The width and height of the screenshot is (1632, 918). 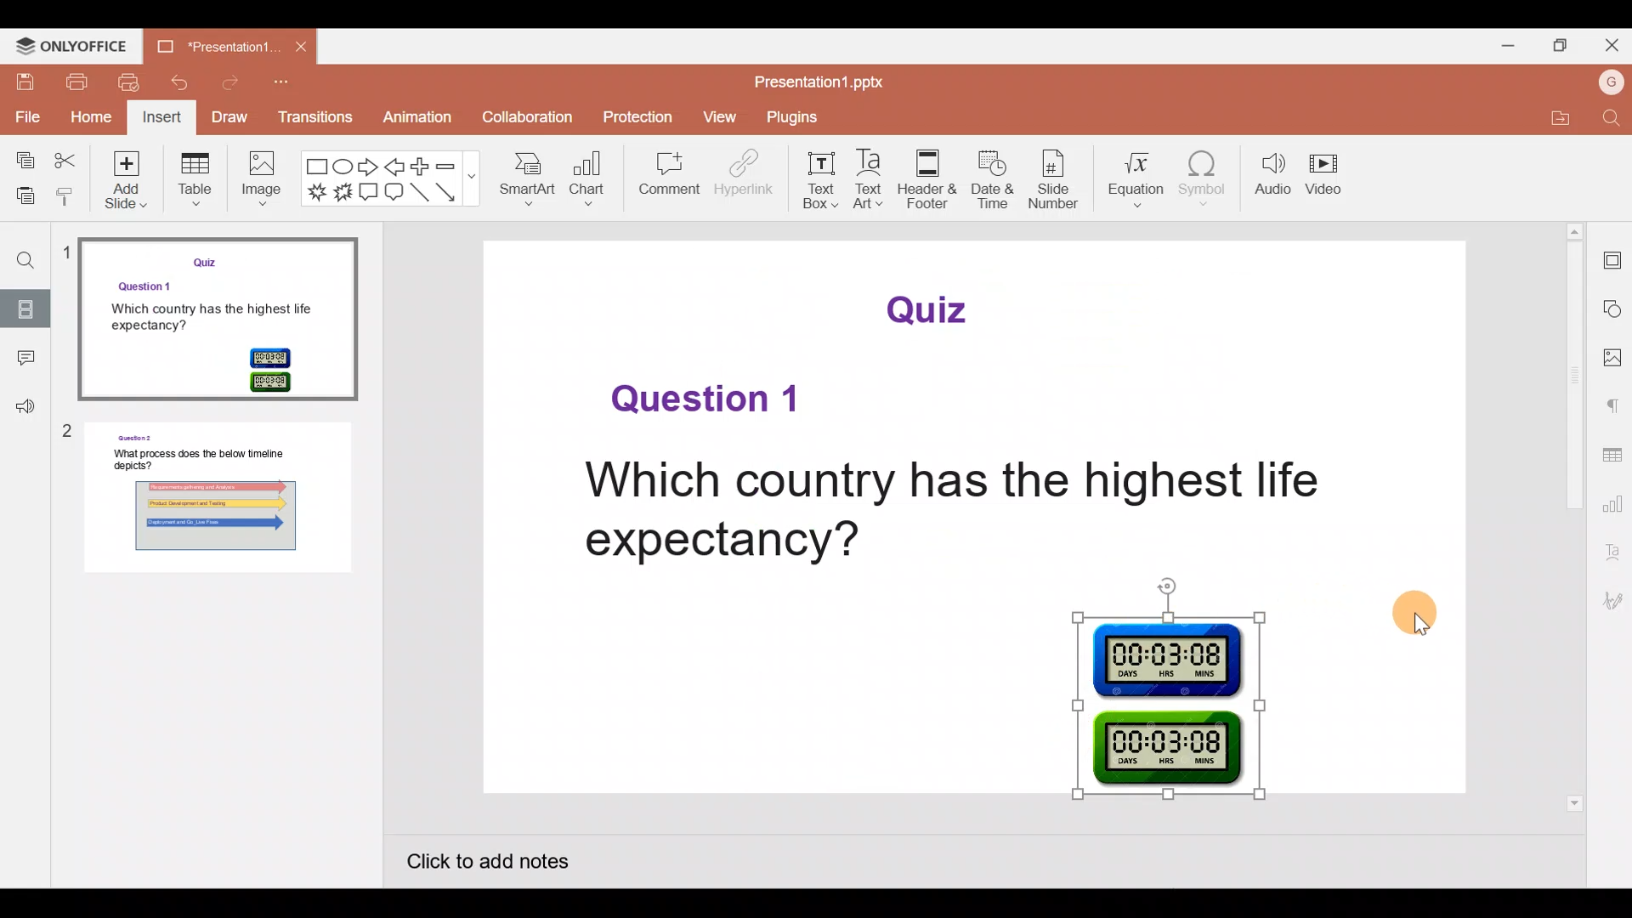 I want to click on Right arrow, so click(x=371, y=168).